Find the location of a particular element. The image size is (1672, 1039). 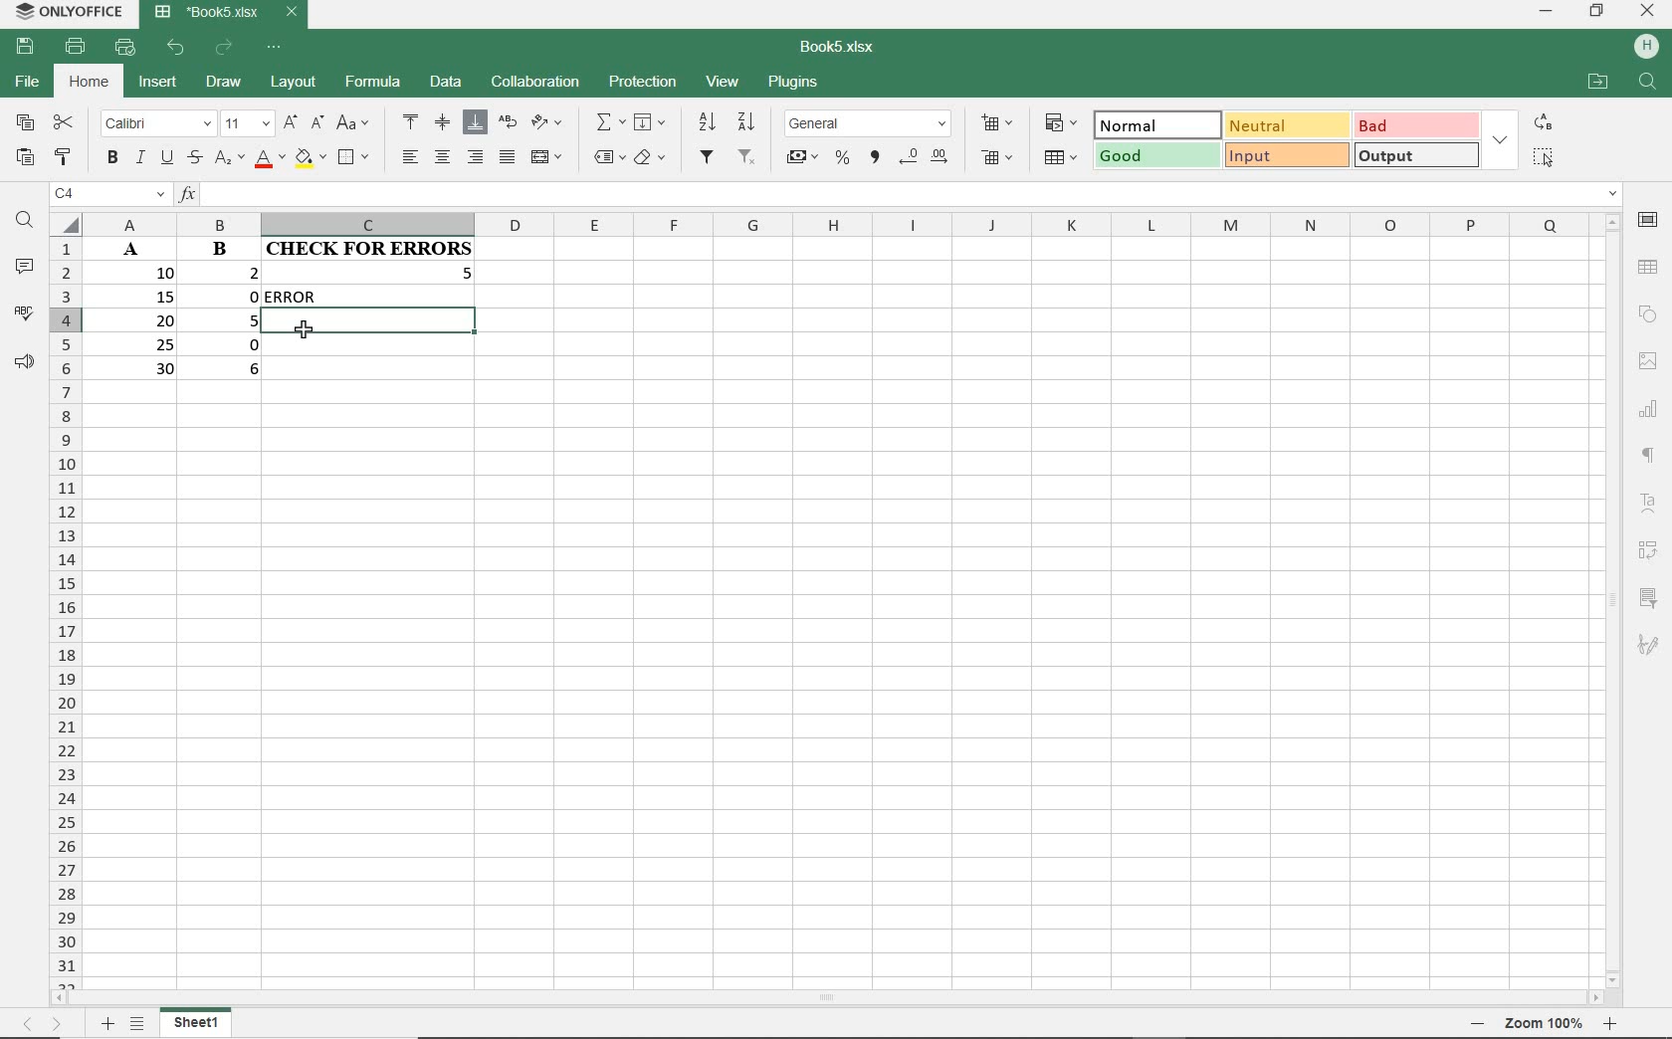

PROTECTION is located at coordinates (641, 83).